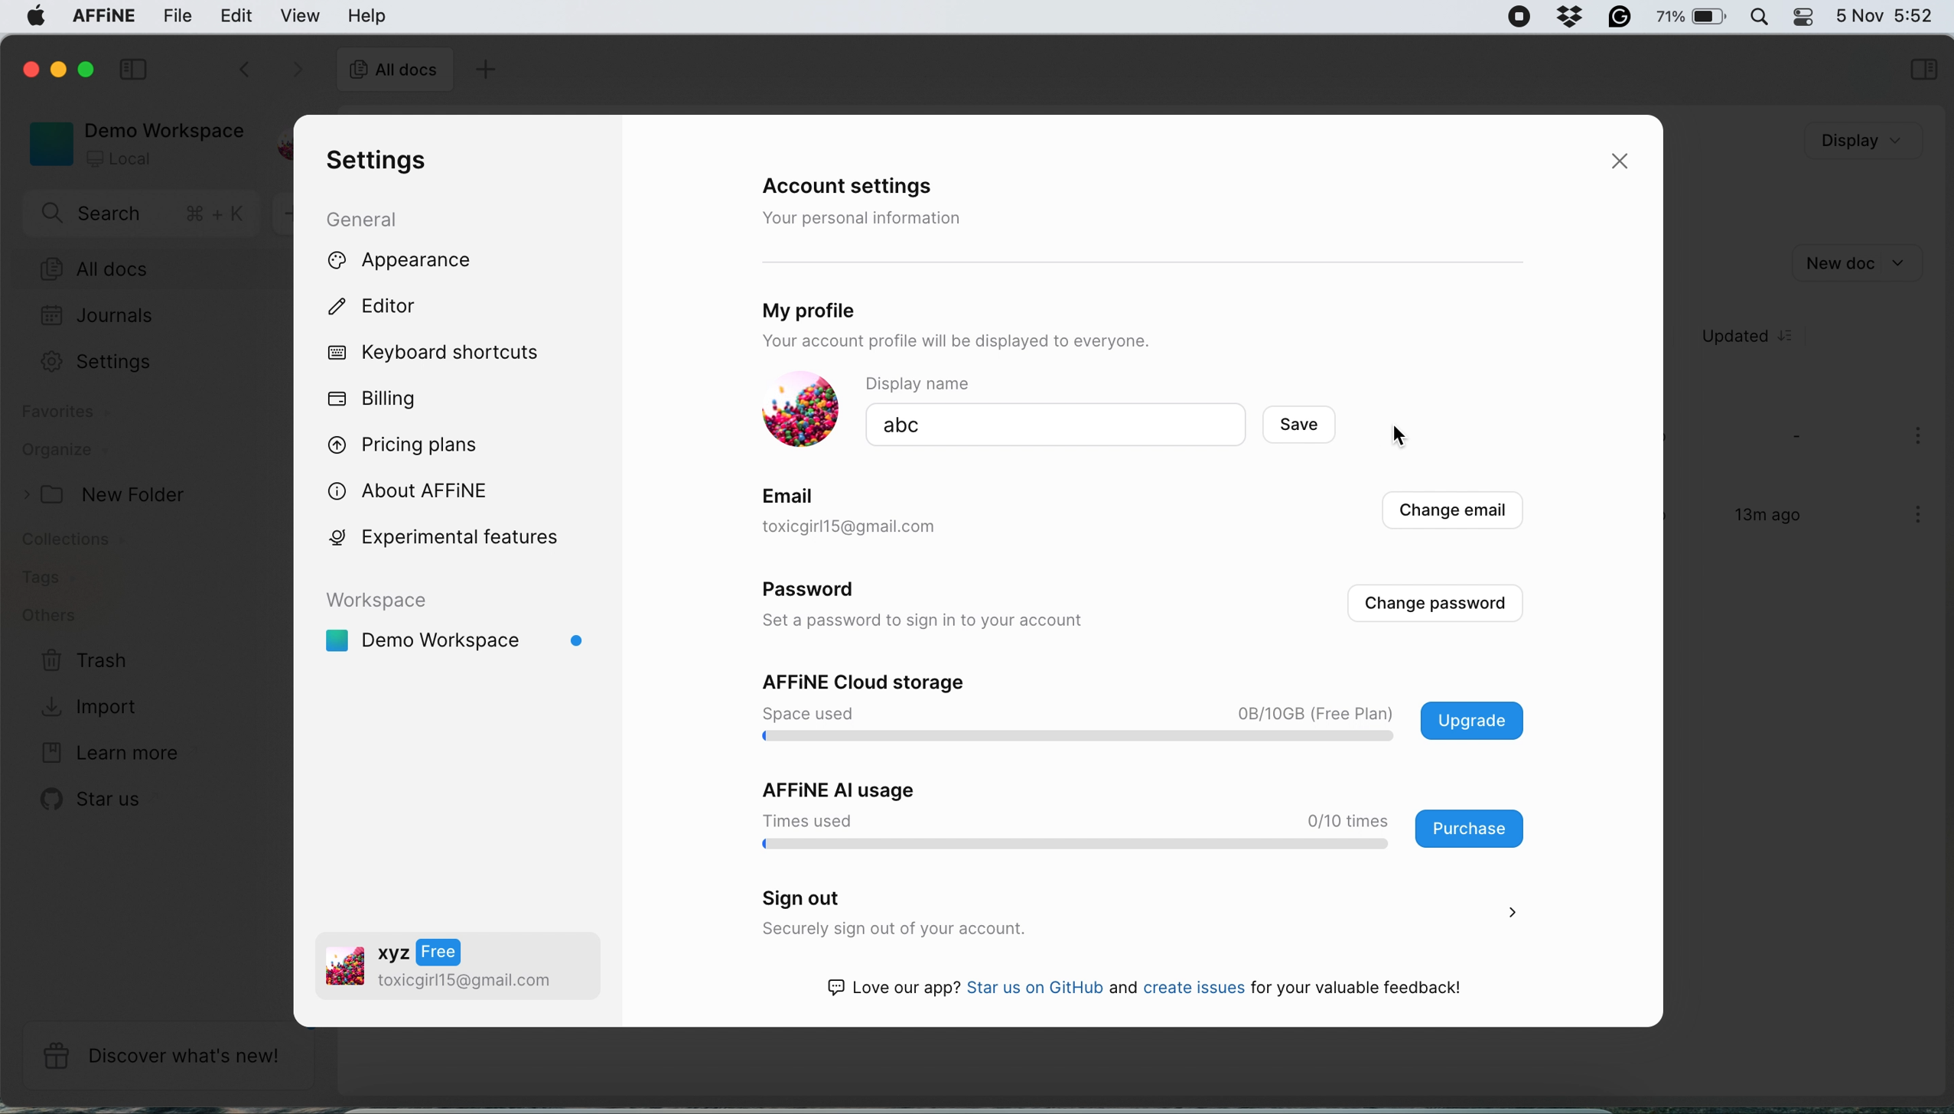 This screenshot has width=1954, height=1114. Describe the element at coordinates (440, 353) in the screenshot. I see `keyboard shortcuts` at that location.